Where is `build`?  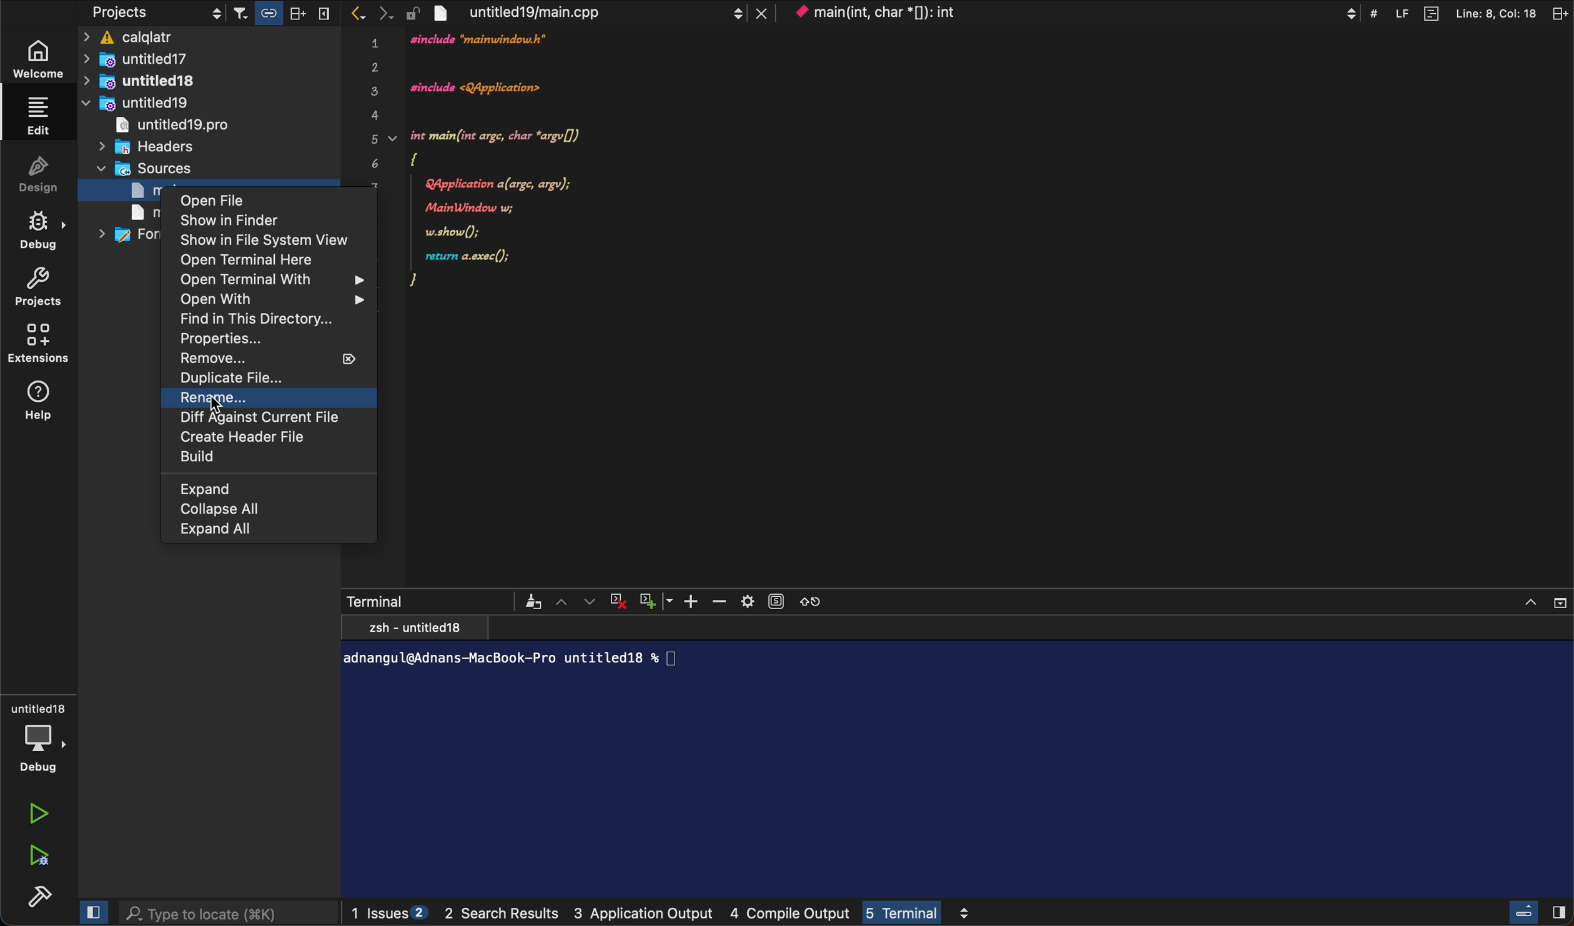
build is located at coordinates (260, 459).